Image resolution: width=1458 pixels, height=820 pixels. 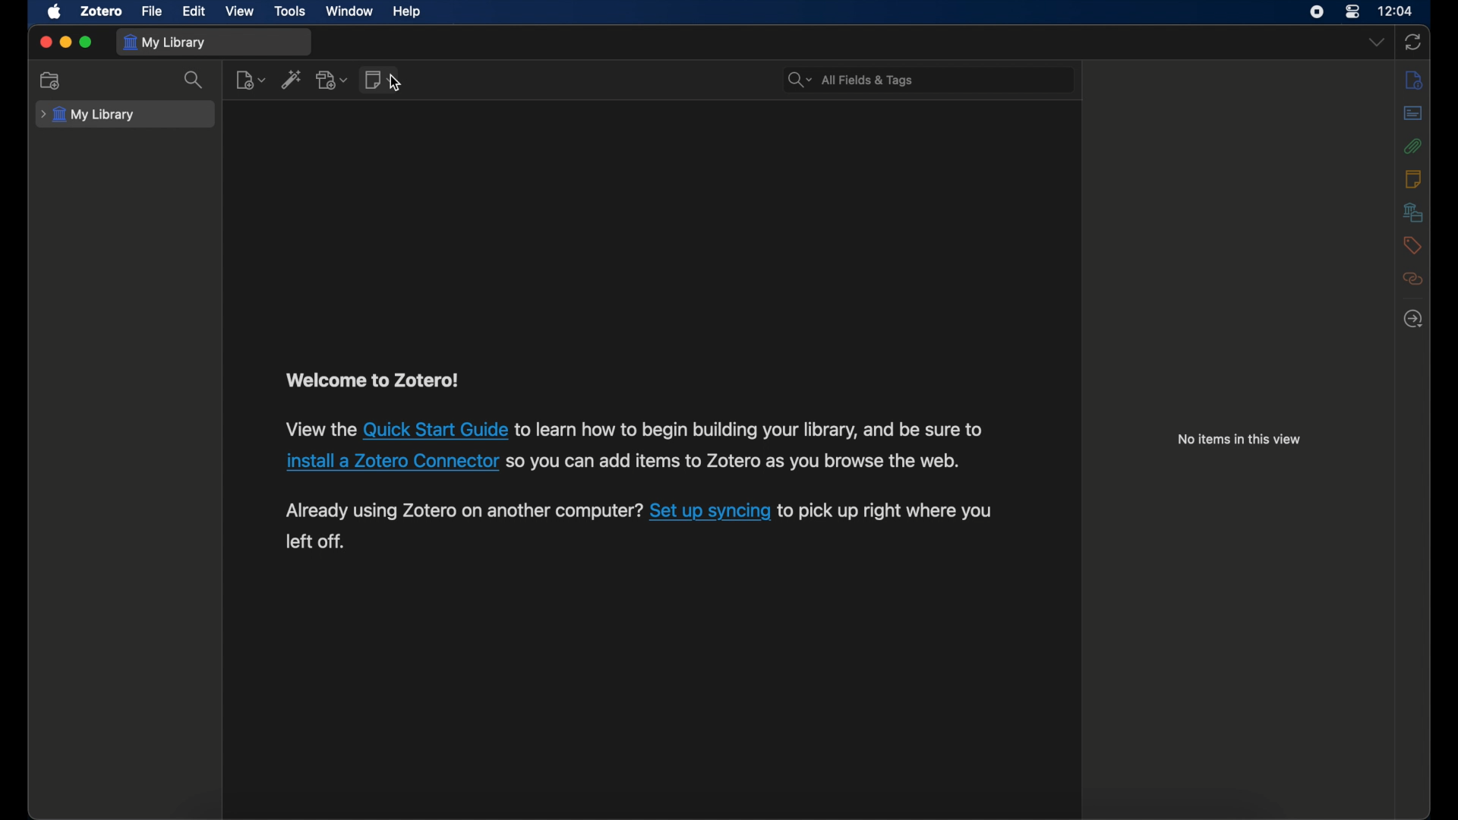 What do you see at coordinates (50, 81) in the screenshot?
I see `add collections` at bounding box center [50, 81].